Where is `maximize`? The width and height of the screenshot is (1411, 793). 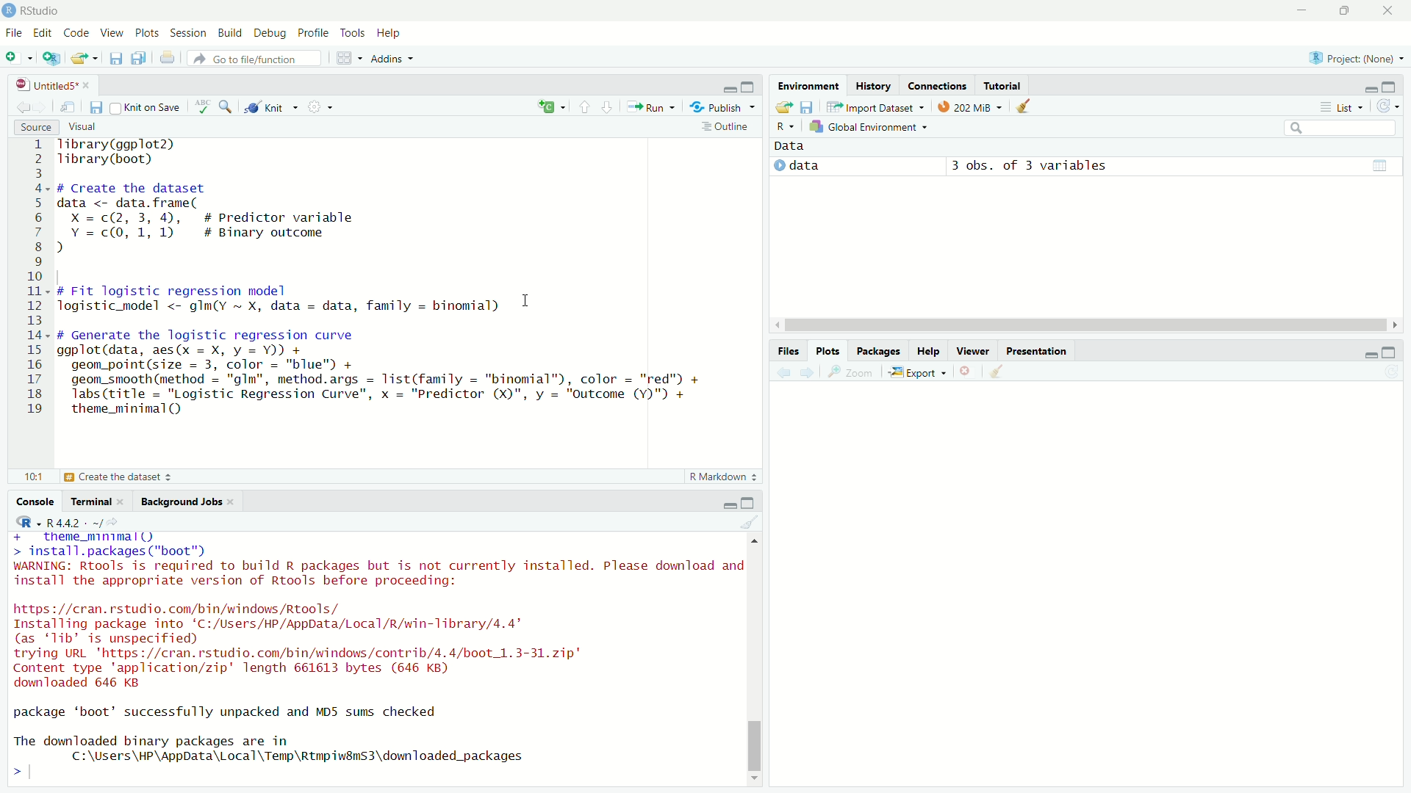
maximize is located at coordinates (747, 503).